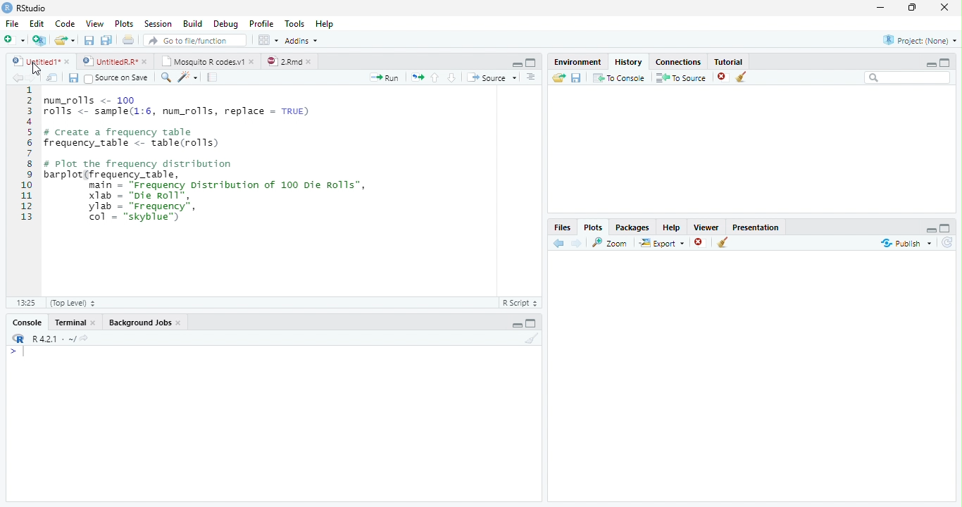  What do you see at coordinates (930, 64) in the screenshot?
I see `Minimize Height` at bounding box center [930, 64].